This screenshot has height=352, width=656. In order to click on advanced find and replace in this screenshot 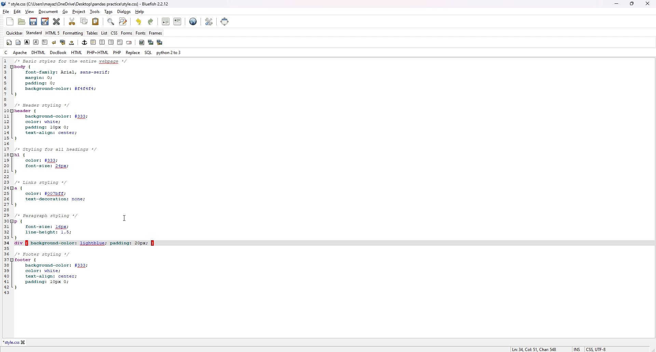, I will do `click(123, 21)`.